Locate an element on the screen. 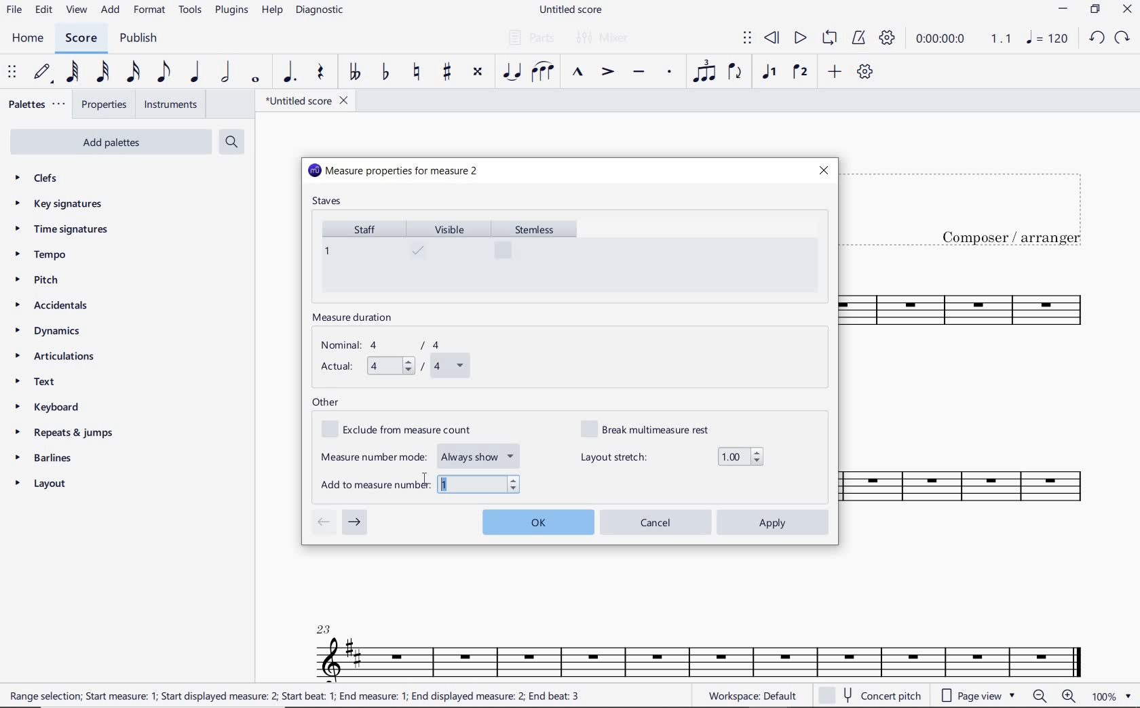 This screenshot has height=708, width=1140. QUARTER NOTE is located at coordinates (195, 73).